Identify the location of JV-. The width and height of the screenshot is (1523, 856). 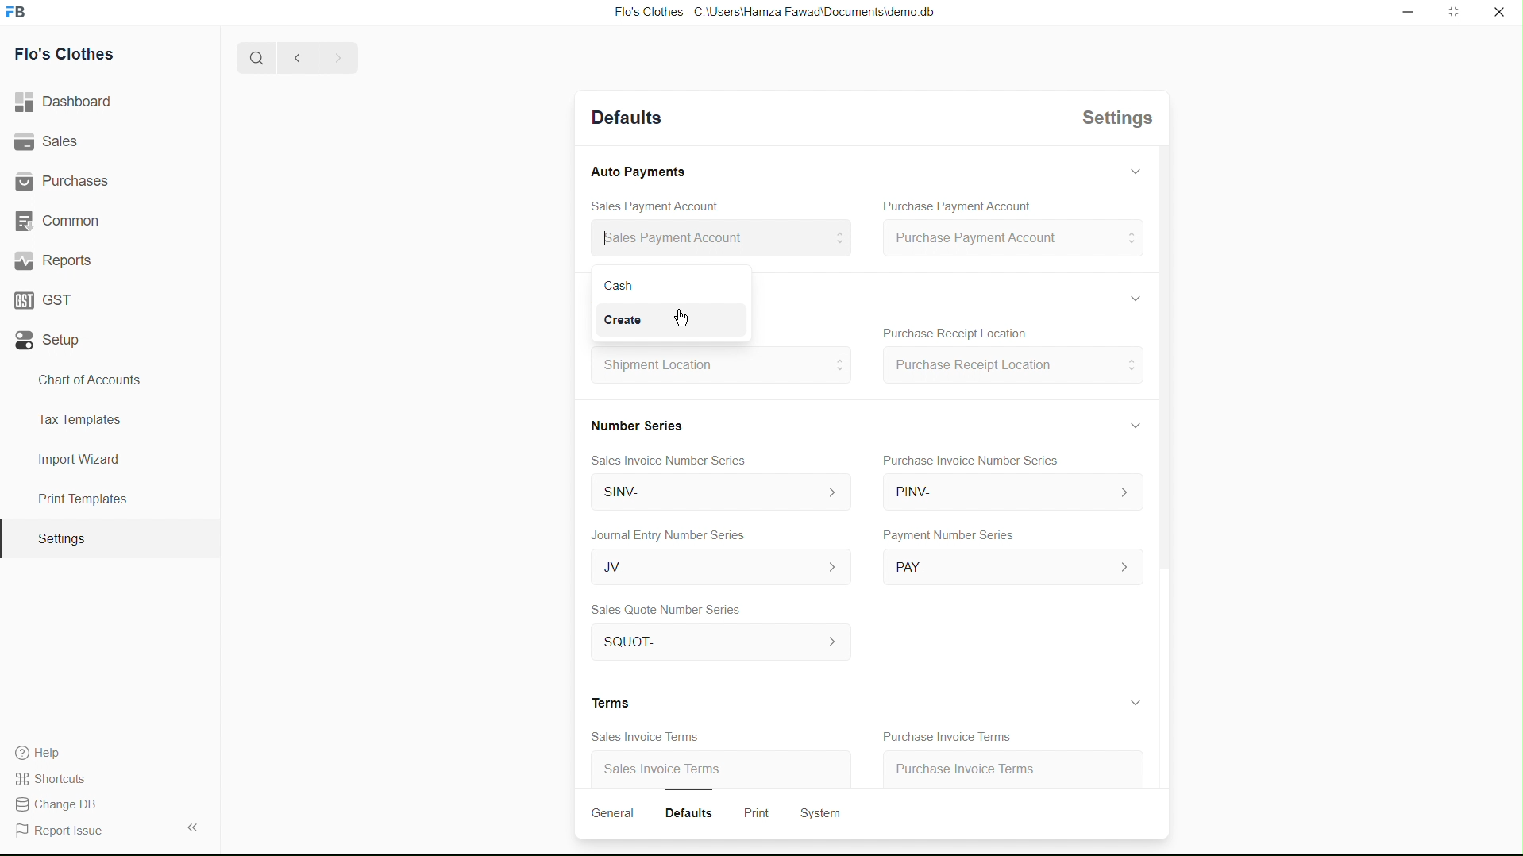
(712, 566).